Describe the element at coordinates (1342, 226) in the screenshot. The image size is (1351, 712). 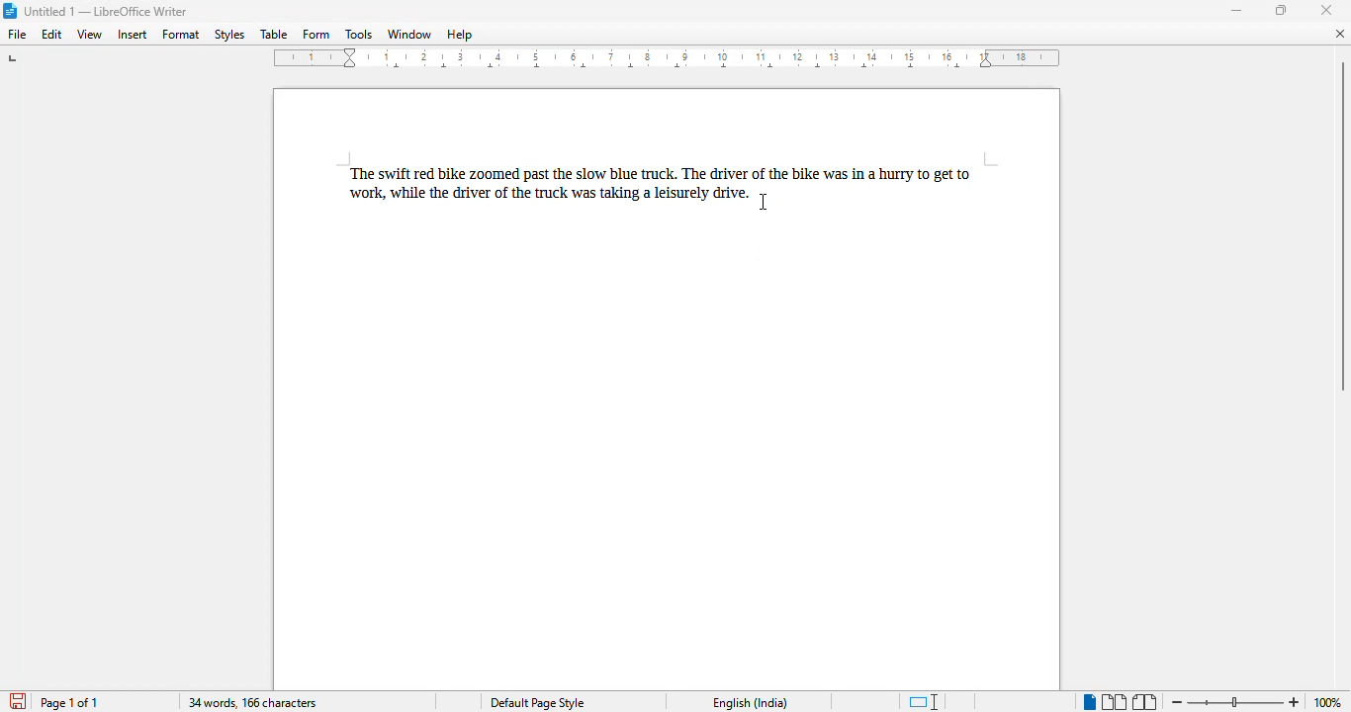
I see `vertical scroll bar` at that location.